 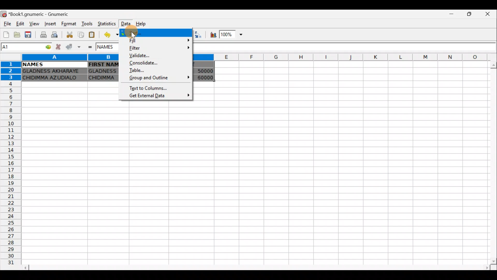 What do you see at coordinates (72, 47) in the screenshot?
I see `Accept change` at bounding box center [72, 47].